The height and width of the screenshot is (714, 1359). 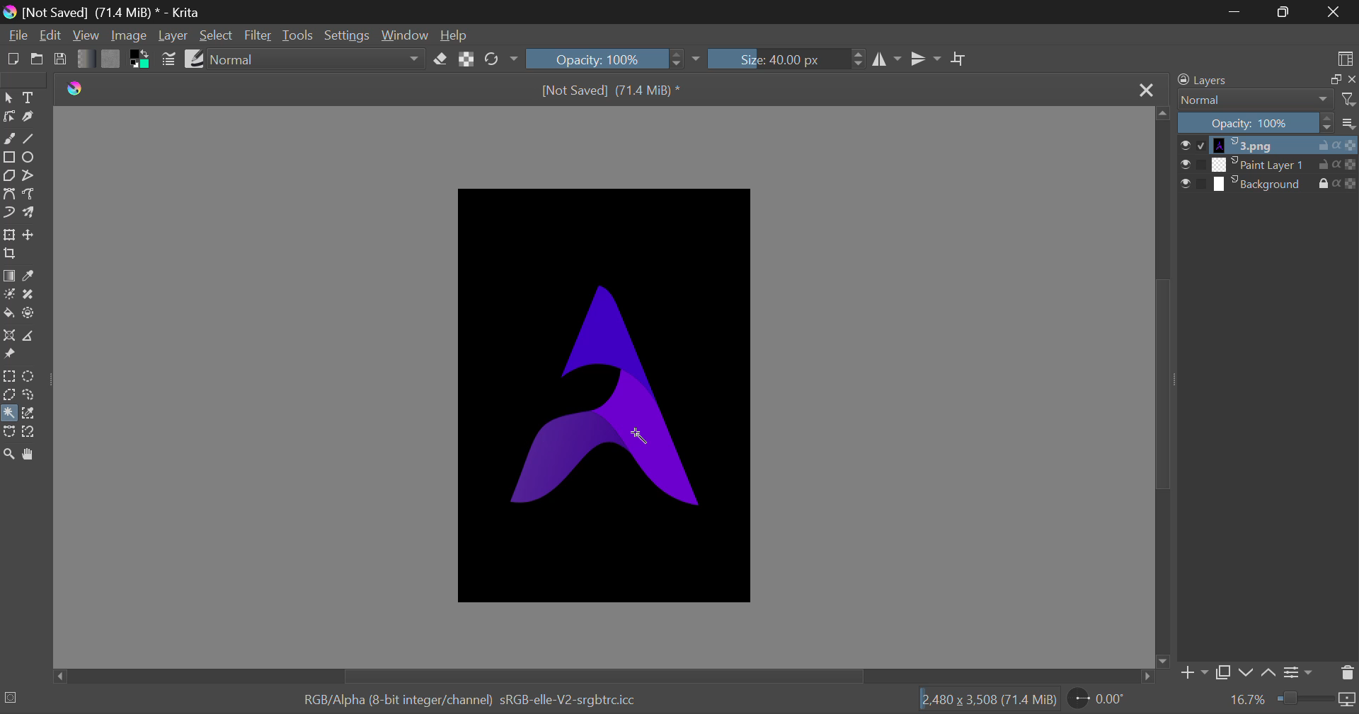 I want to click on Zoom slider, so click(x=1304, y=698).